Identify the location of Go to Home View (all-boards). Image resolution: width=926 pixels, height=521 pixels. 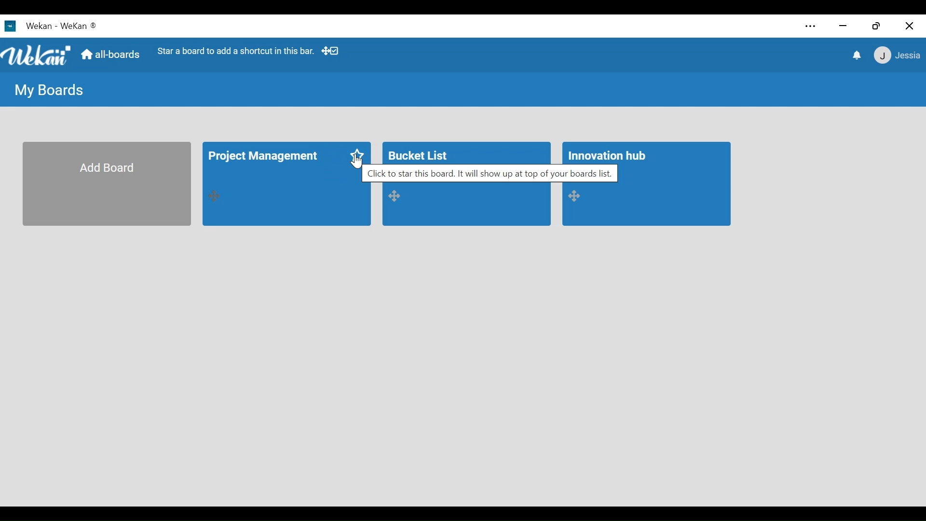
(111, 56).